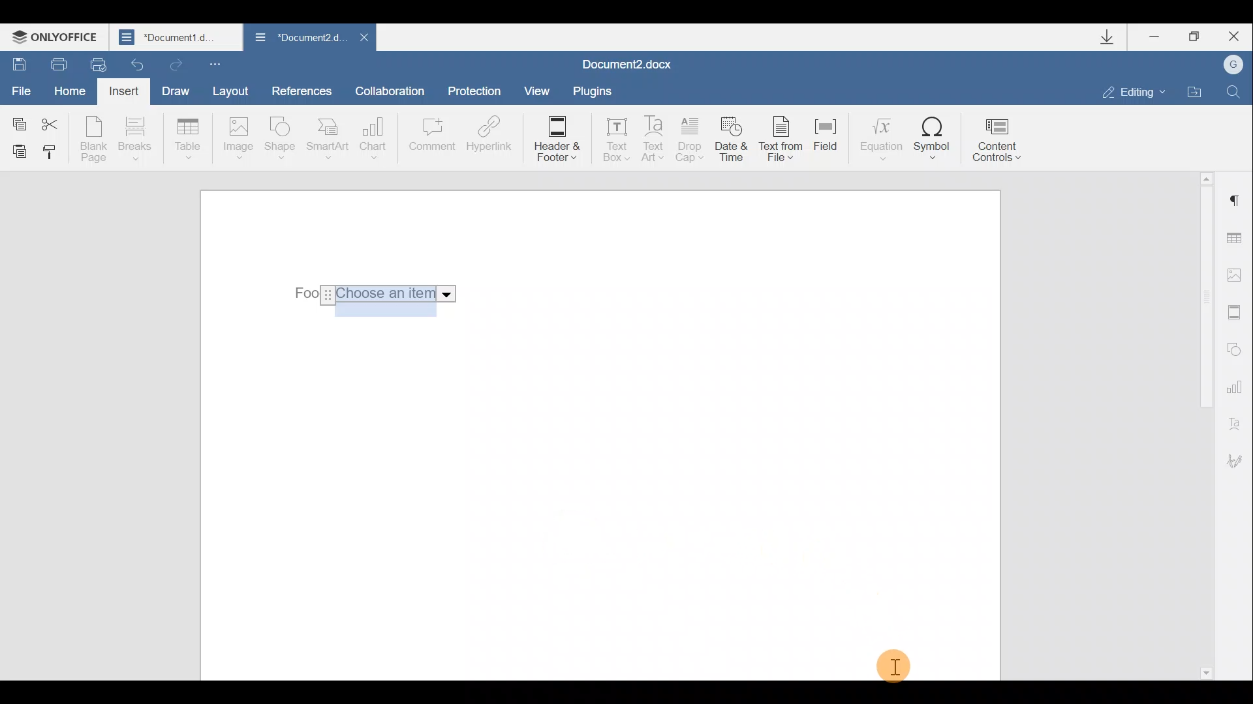  I want to click on Cursor, so click(894, 667).